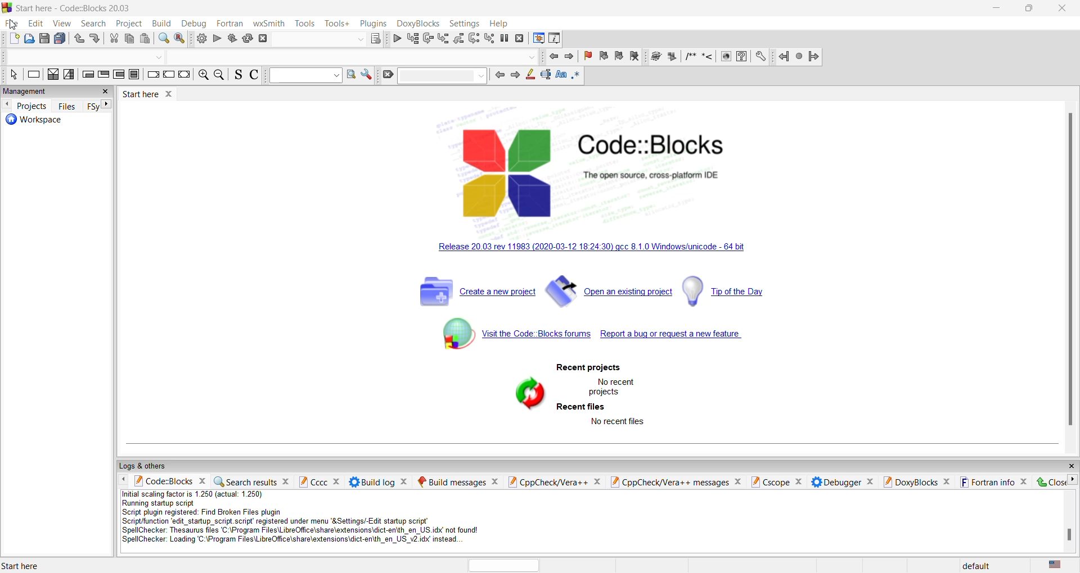  I want to click on cscope, so click(769, 483).